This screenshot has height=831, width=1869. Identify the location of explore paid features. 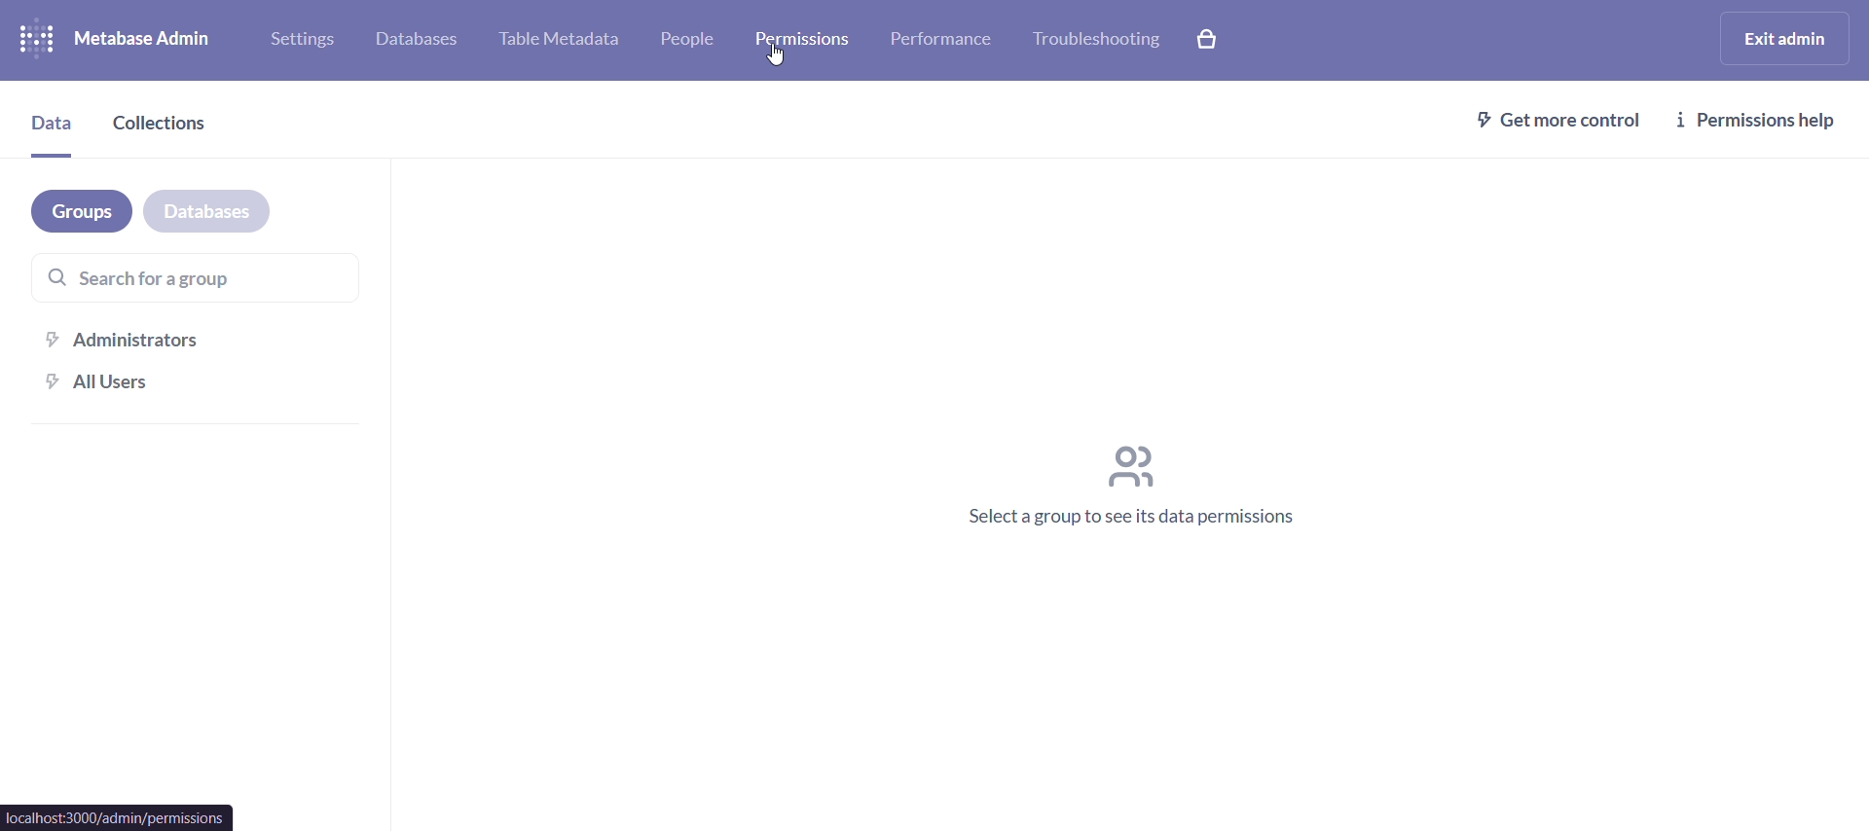
(1209, 42).